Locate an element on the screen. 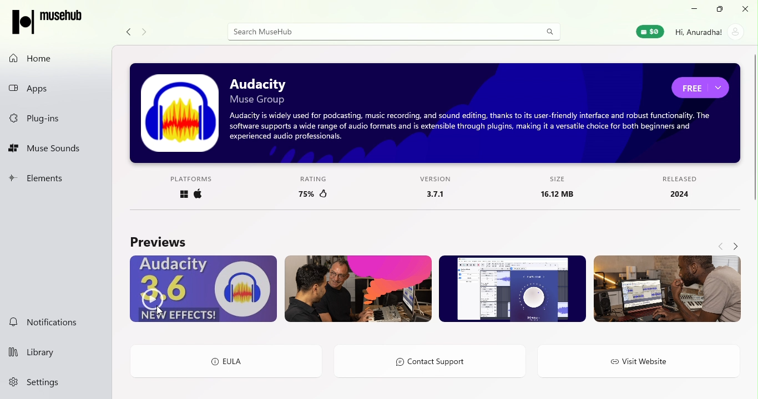 The height and width of the screenshot is (399, 758). ad is located at coordinates (436, 112).